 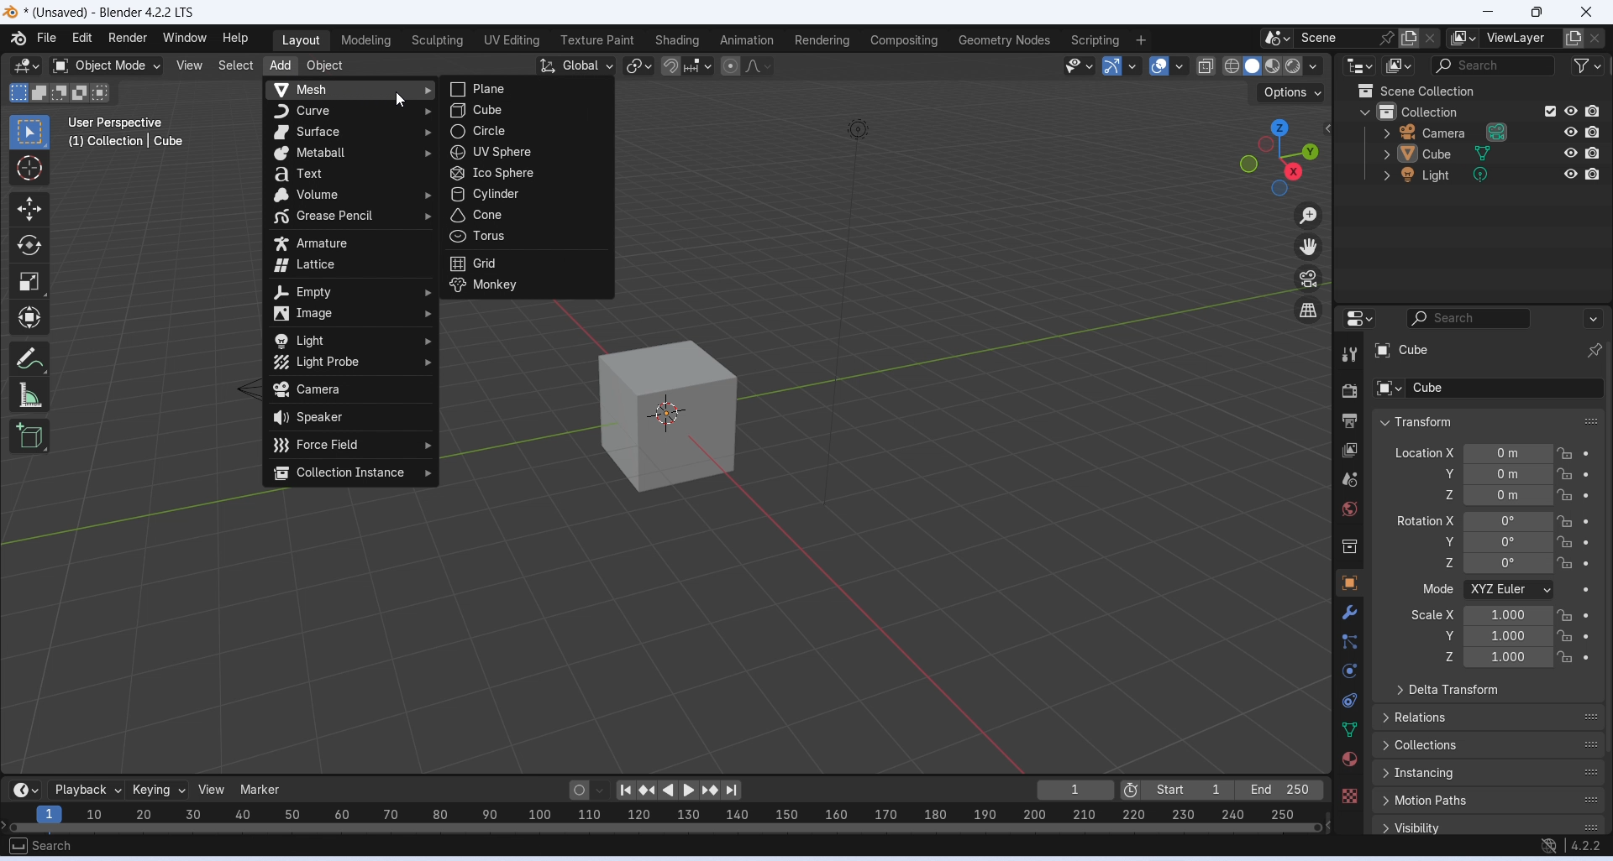 What do you see at coordinates (523, 110) in the screenshot?
I see `cube` at bounding box center [523, 110].